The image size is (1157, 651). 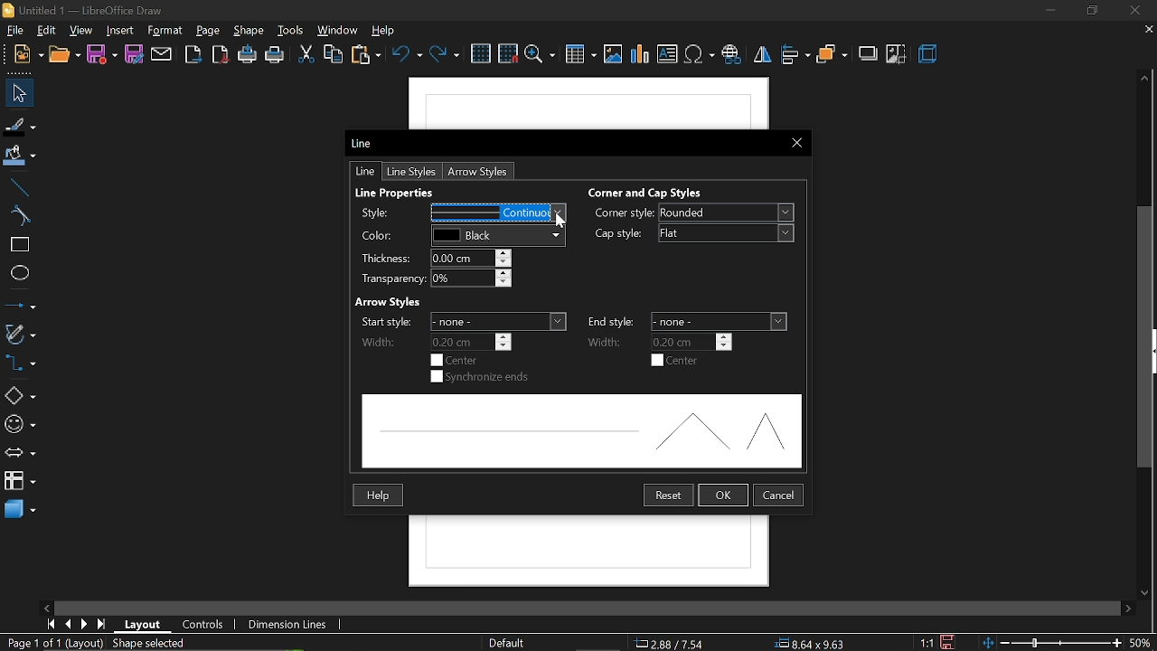 I want to click on start width, so click(x=463, y=320).